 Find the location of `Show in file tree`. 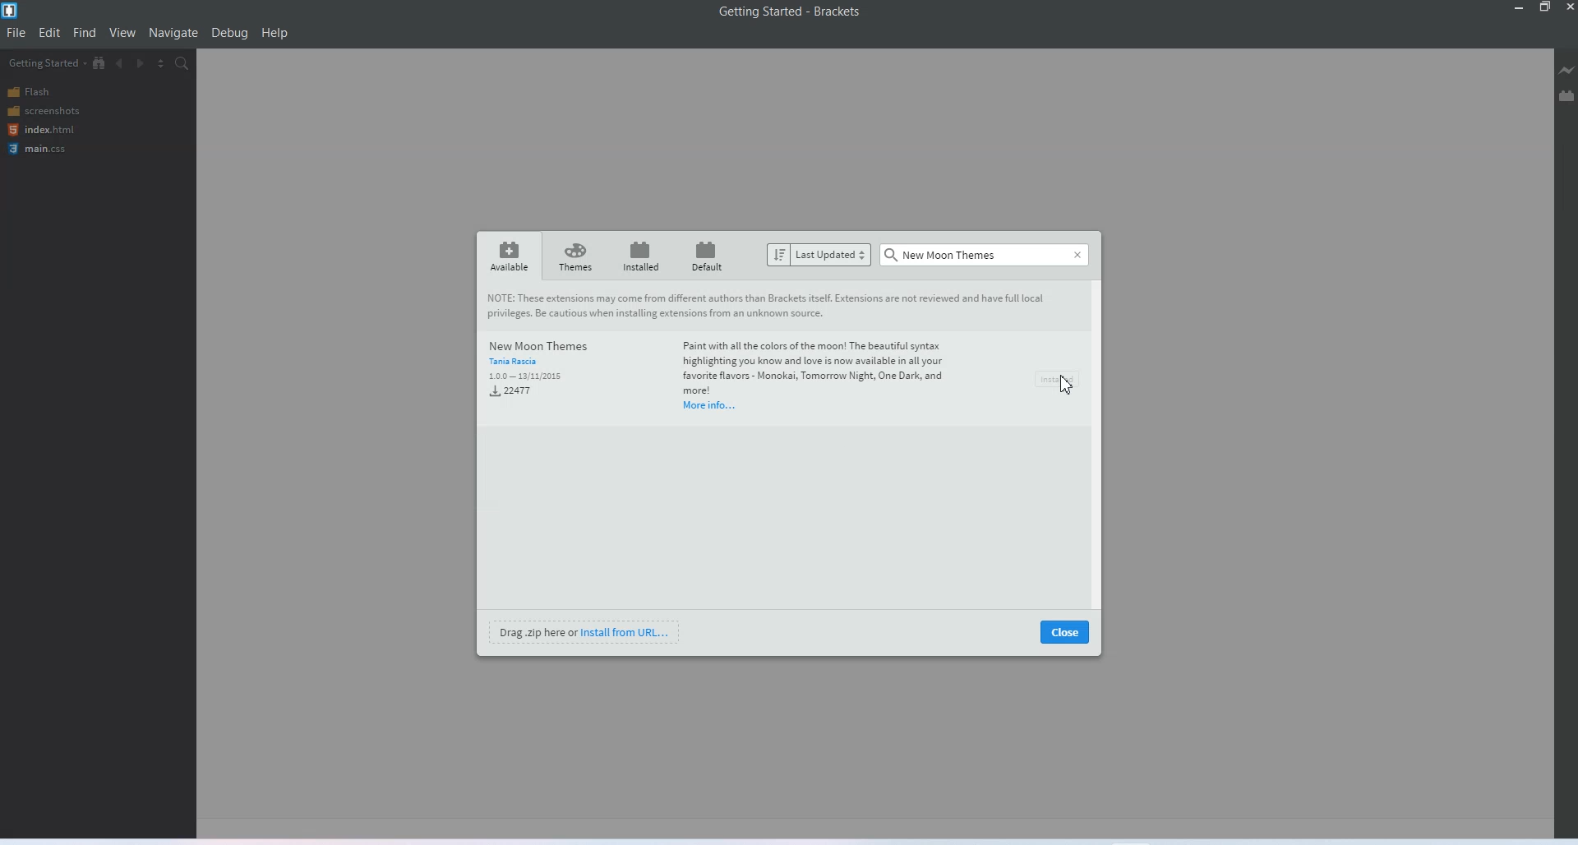

Show in file tree is located at coordinates (100, 62).